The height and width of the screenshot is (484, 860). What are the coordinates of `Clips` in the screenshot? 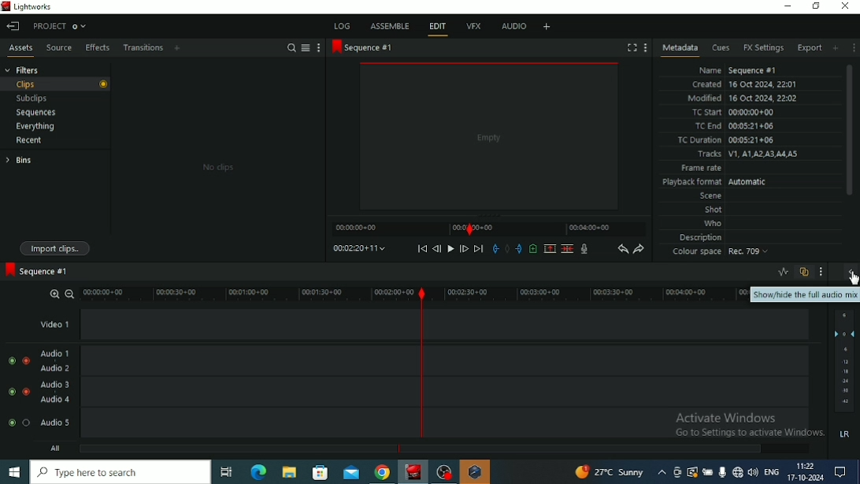 It's located at (54, 84).